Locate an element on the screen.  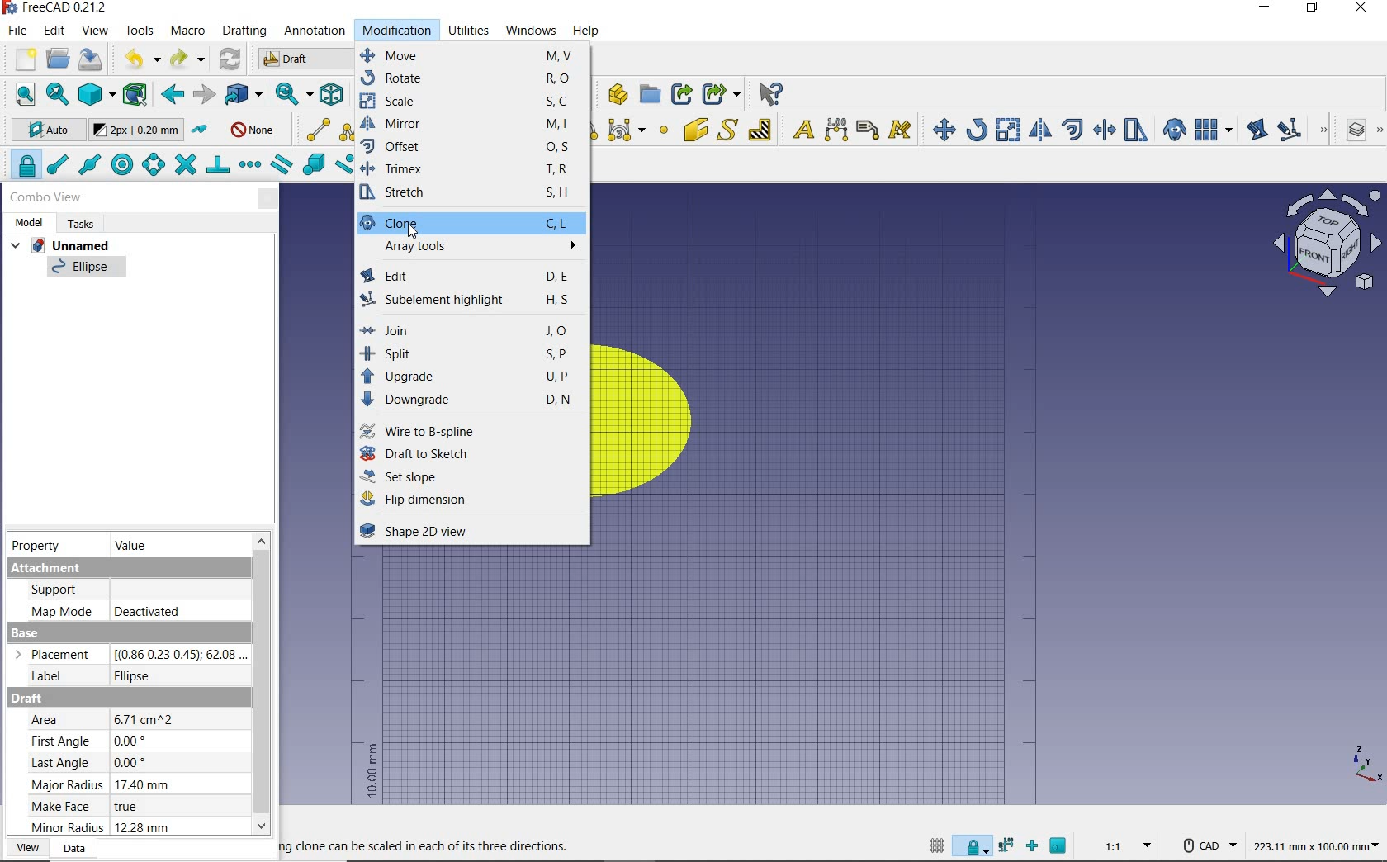
Windows is located at coordinates (533, 31).